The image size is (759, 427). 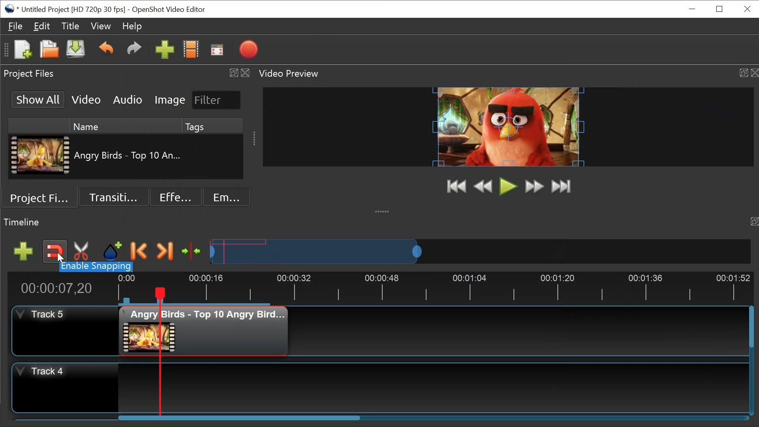 I want to click on Export Video, so click(x=248, y=49).